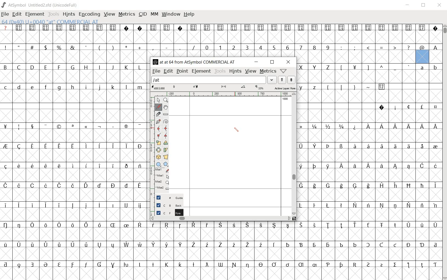 The image size is (447, 280). I want to click on checkbox, so click(159, 205).